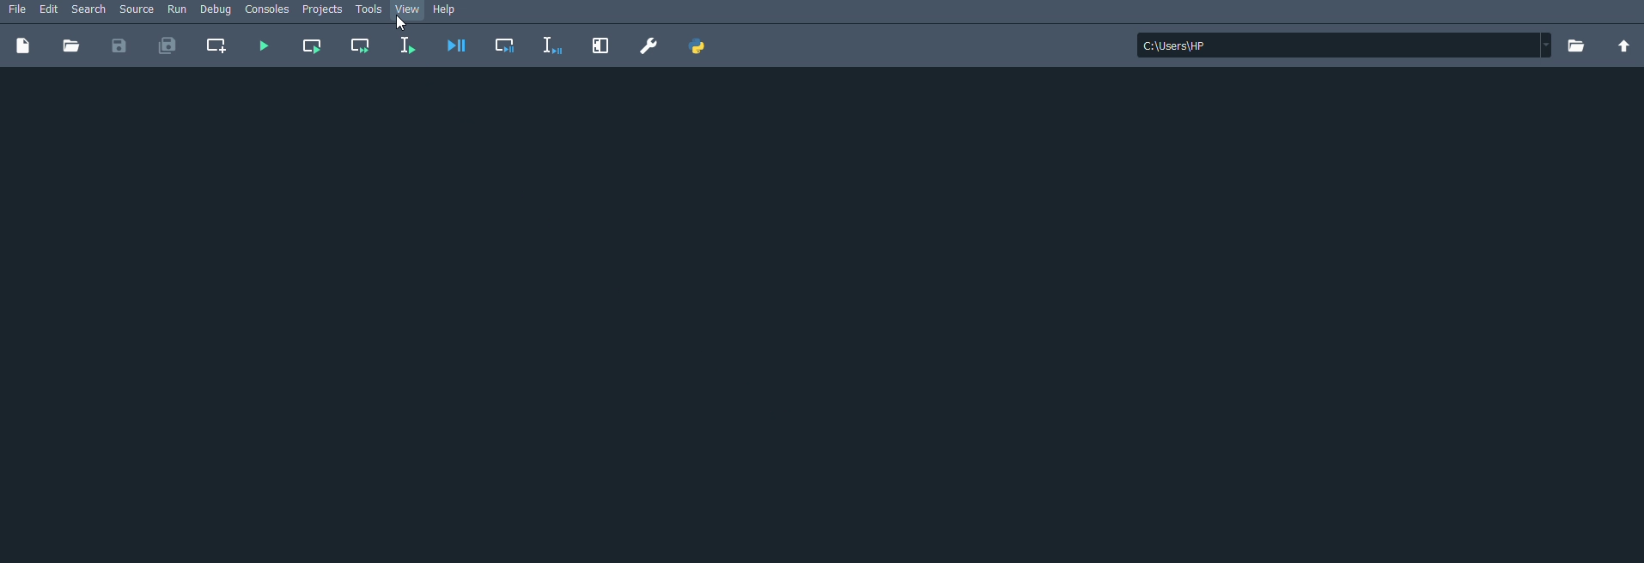 The image size is (1644, 563). I want to click on View, so click(409, 10).